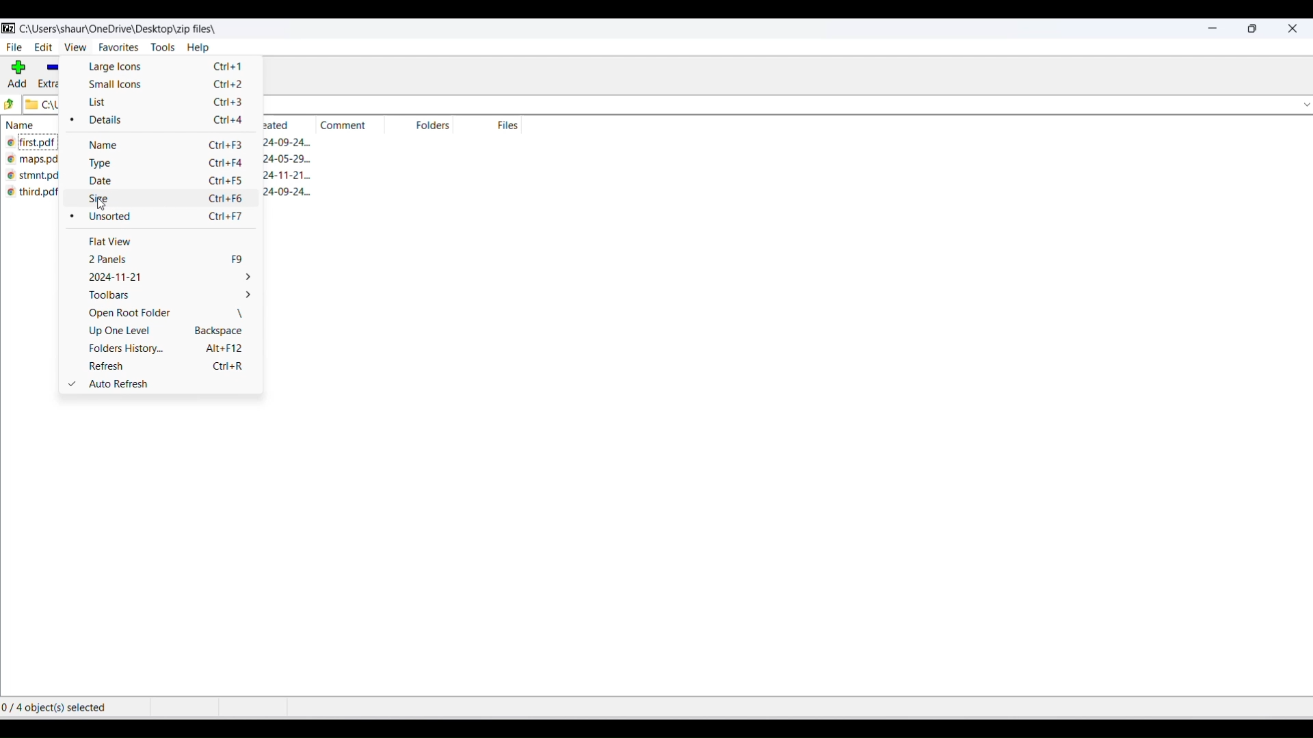 The height and width of the screenshot is (738, 1313). What do you see at coordinates (164, 123) in the screenshot?
I see `details` at bounding box center [164, 123].